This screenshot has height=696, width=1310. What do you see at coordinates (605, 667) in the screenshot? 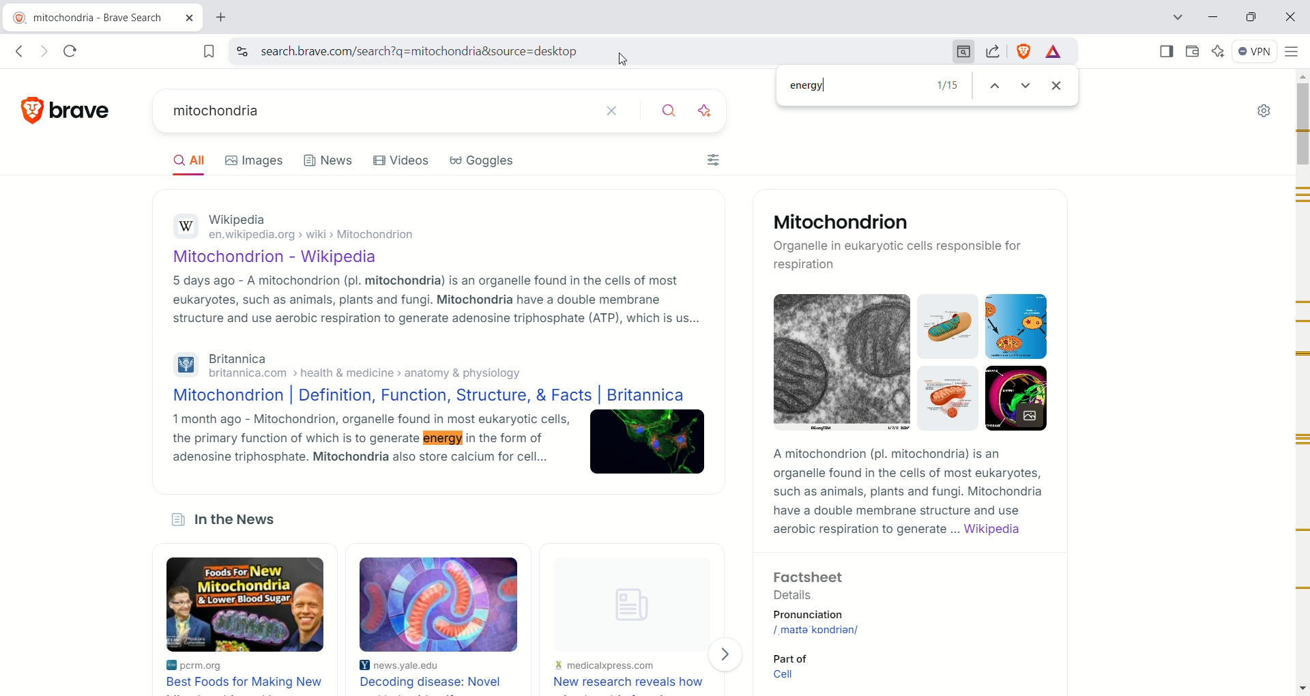
I see `medicalpress.com` at bounding box center [605, 667].